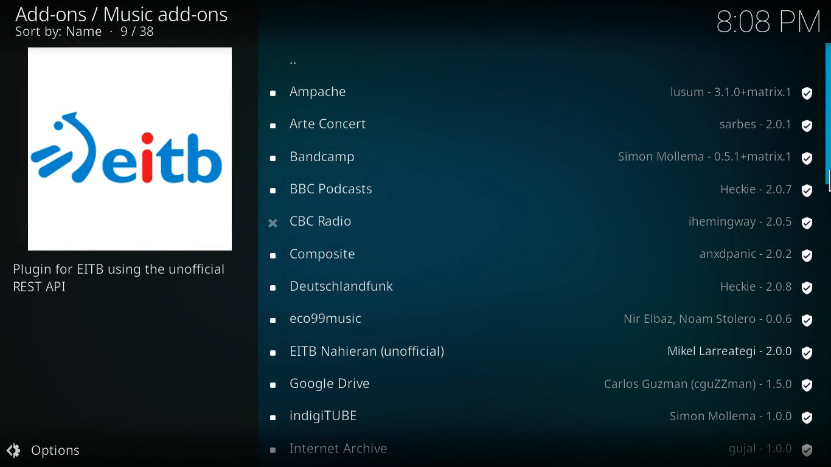 The width and height of the screenshot is (831, 467). Describe the element at coordinates (769, 288) in the screenshot. I see `provide` at that location.